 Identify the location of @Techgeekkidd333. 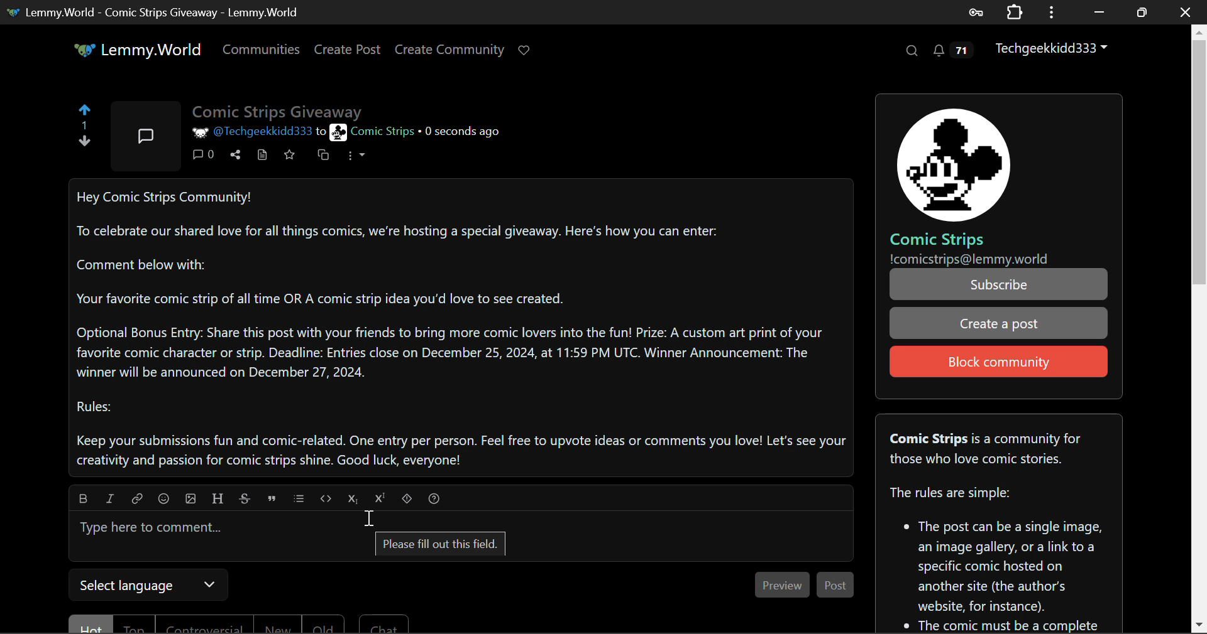
(253, 130).